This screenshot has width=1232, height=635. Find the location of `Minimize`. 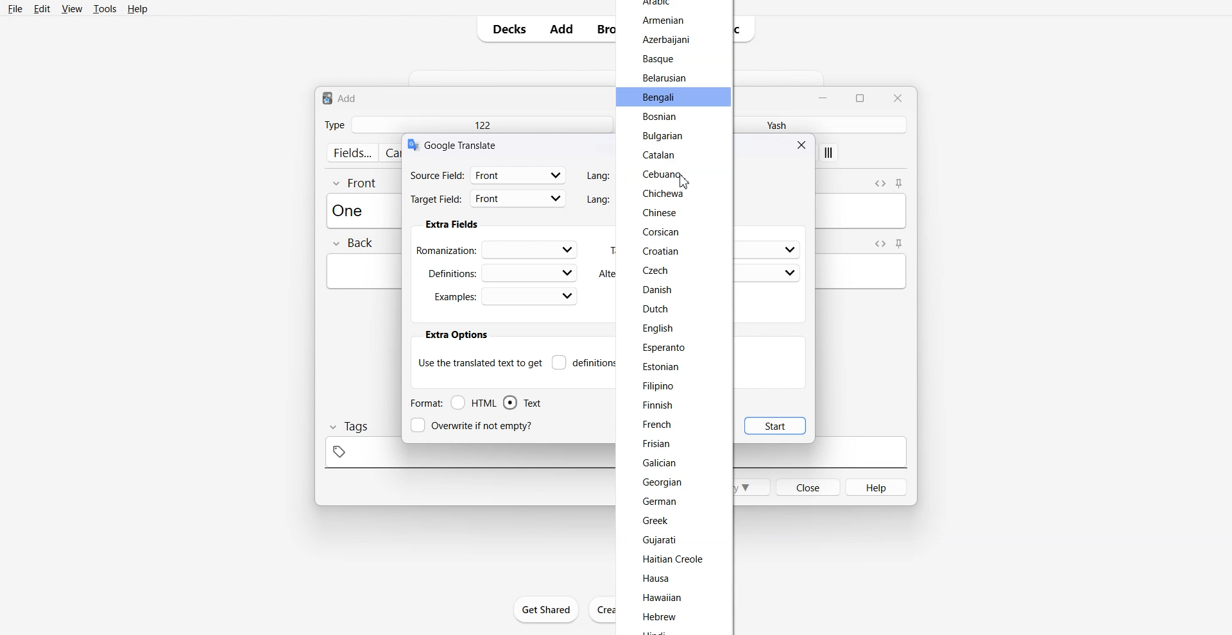

Minimize is located at coordinates (825, 97).